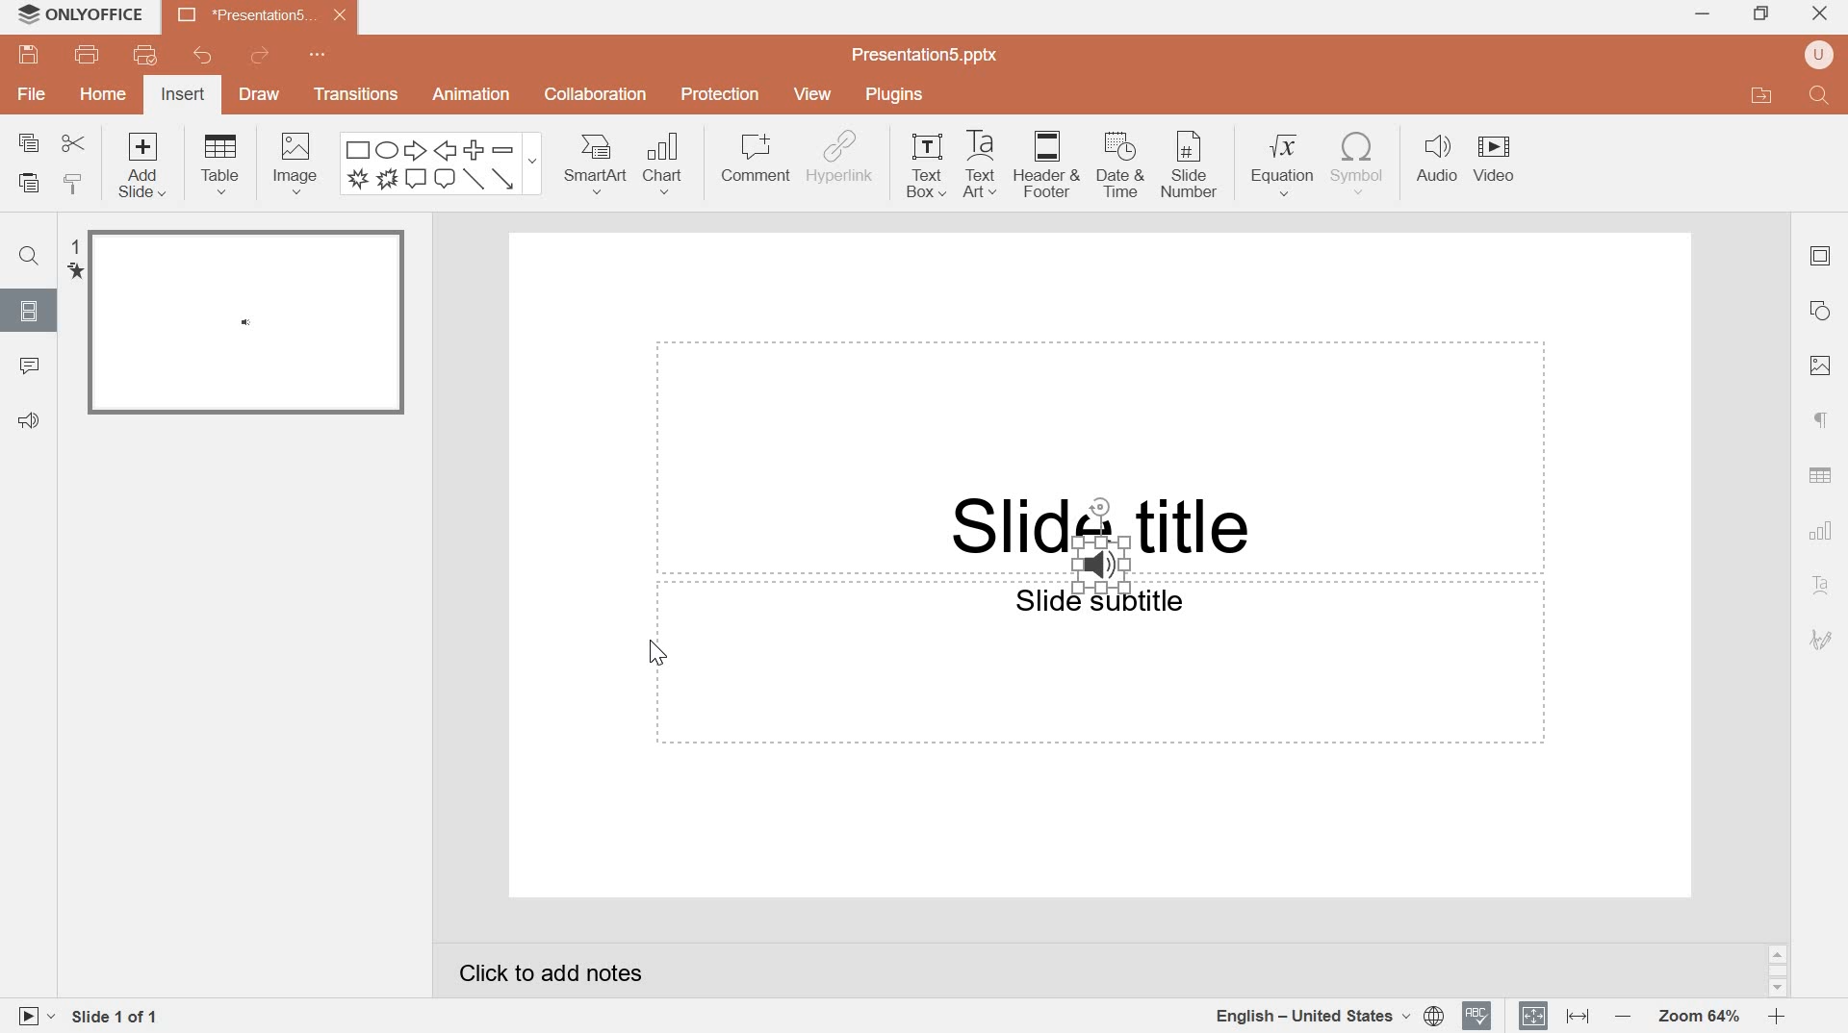 This screenshot has width=1848, height=1033. Describe the element at coordinates (1818, 587) in the screenshot. I see `text art settings` at that location.